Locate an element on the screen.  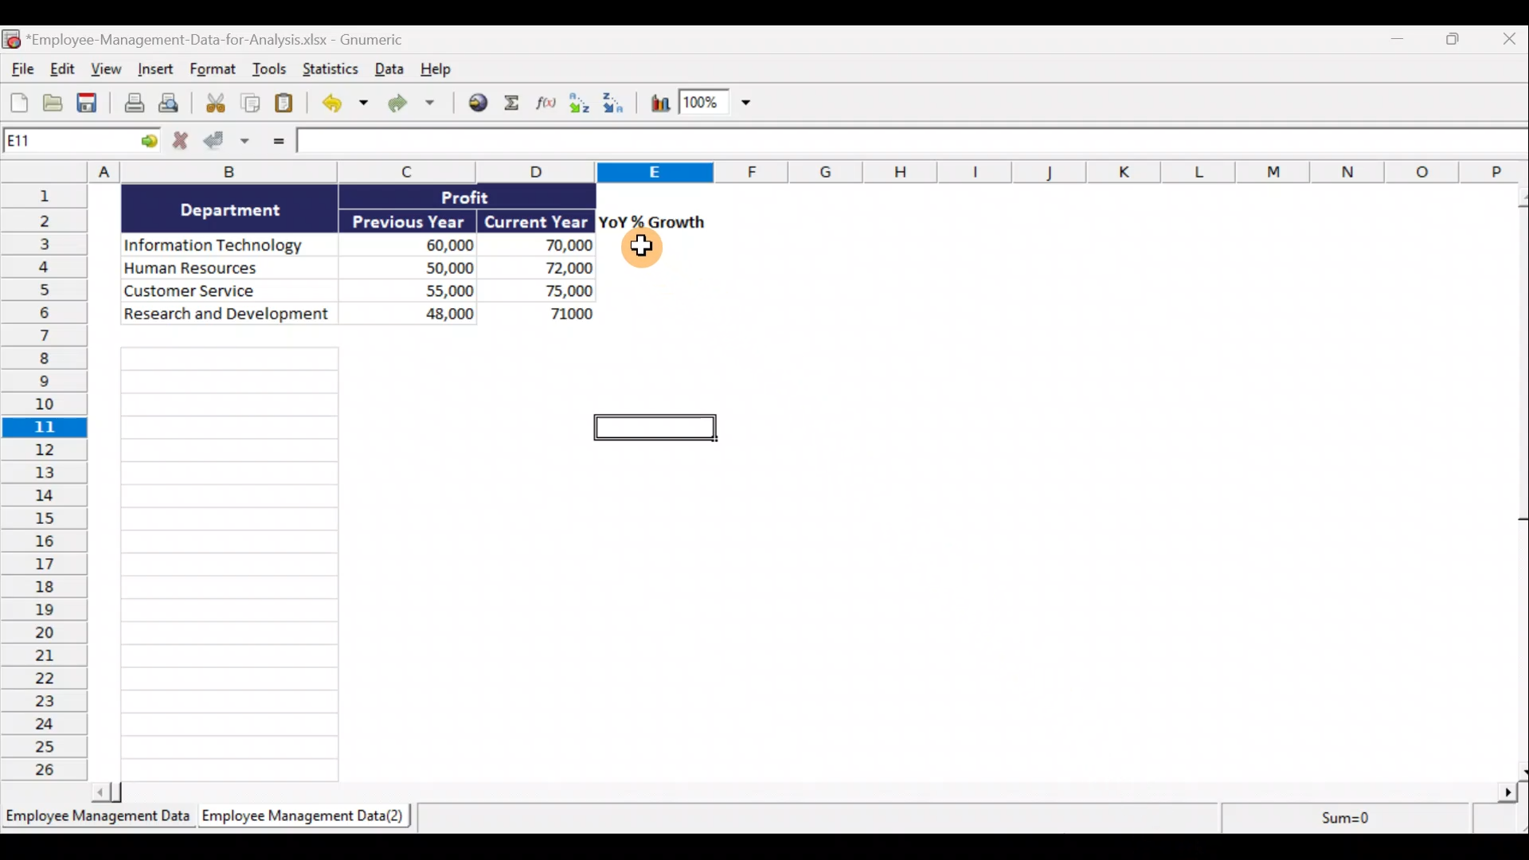
Maximise is located at coordinates (1458, 39).